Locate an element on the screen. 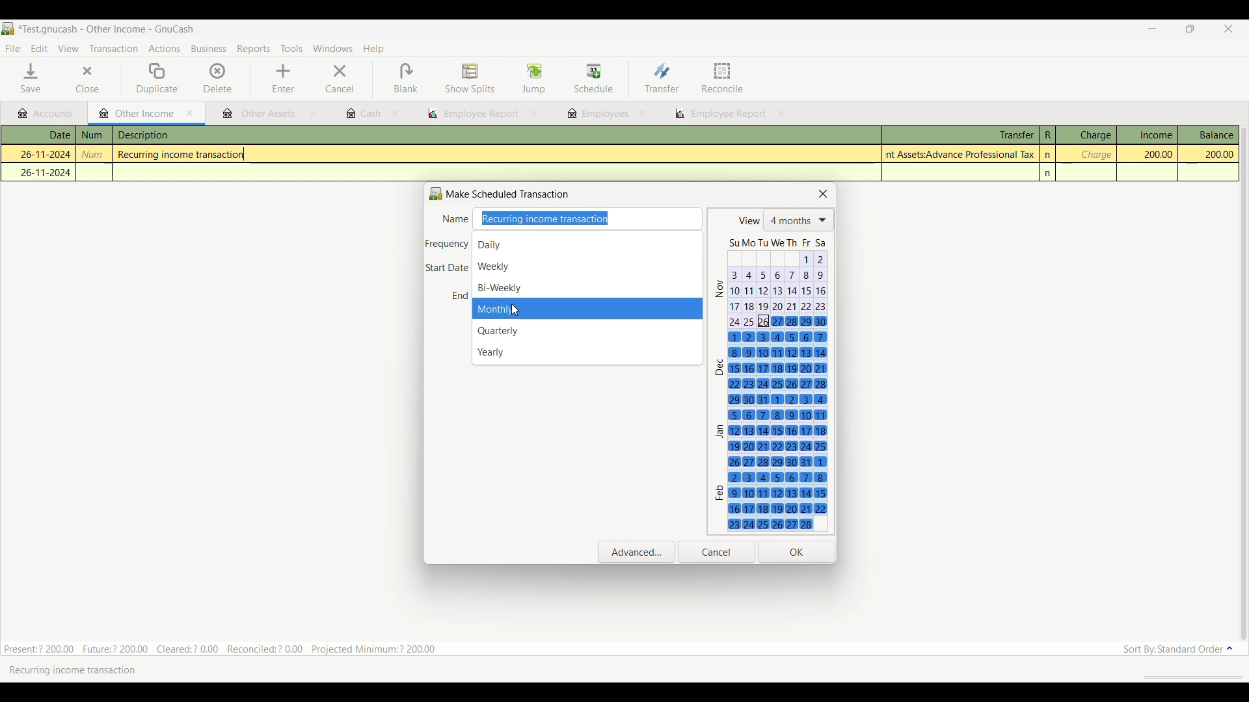  Charge column is located at coordinates (1086, 135).